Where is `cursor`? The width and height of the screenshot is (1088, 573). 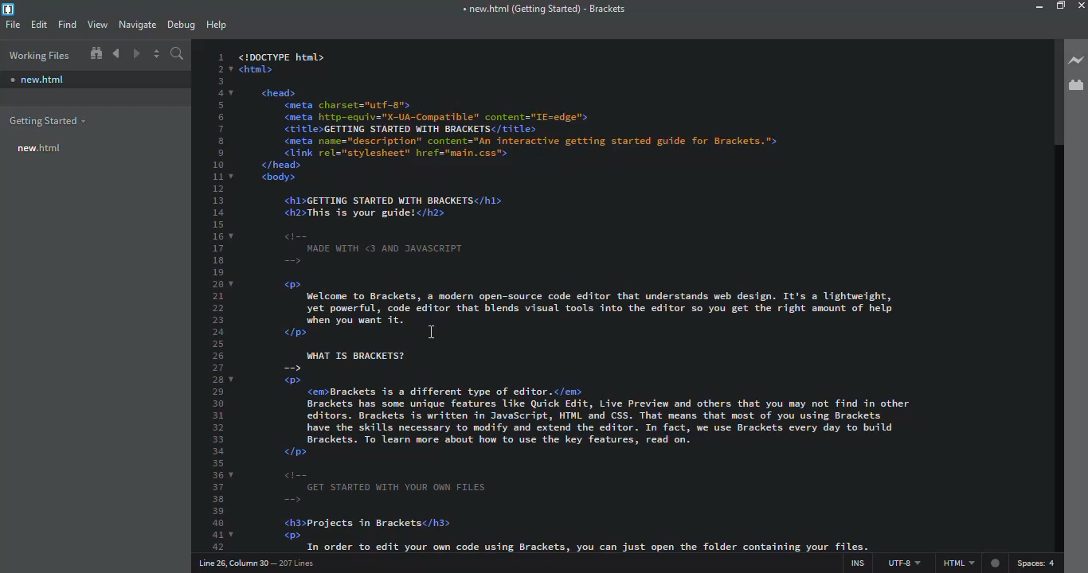
cursor is located at coordinates (422, 332).